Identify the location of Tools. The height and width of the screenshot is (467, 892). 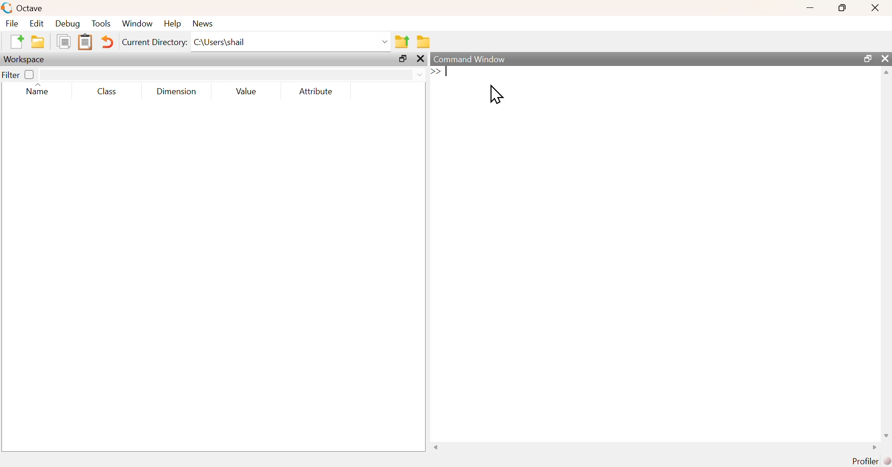
(102, 24).